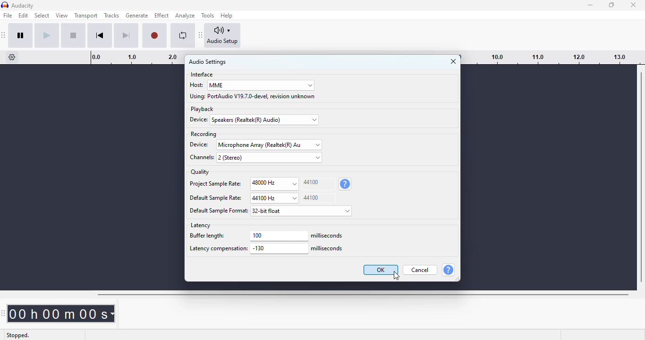 The height and width of the screenshot is (340, 645). Describe the element at coordinates (12, 57) in the screenshot. I see `timeline options` at that location.